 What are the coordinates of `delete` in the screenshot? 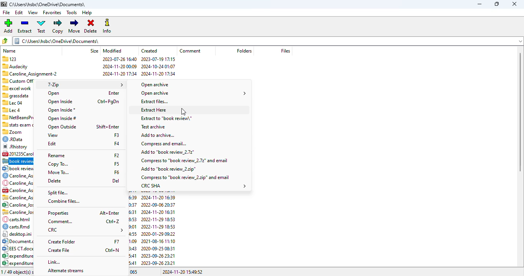 It's located at (91, 26).